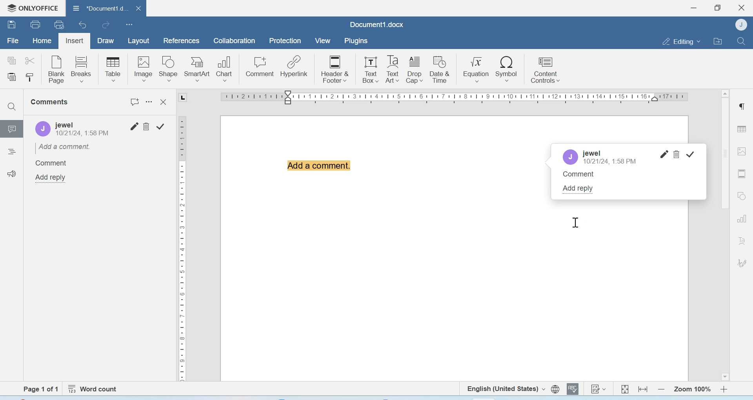 Image resolution: width=753 pixels, height=400 pixels. I want to click on Edit, so click(664, 154).